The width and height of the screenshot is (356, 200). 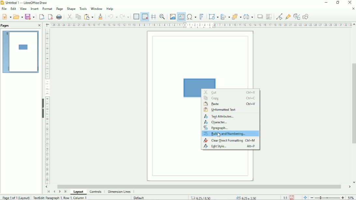 What do you see at coordinates (60, 198) in the screenshot?
I see `TextEdit:  Paragraph 1, Row 1, Column 1` at bounding box center [60, 198].